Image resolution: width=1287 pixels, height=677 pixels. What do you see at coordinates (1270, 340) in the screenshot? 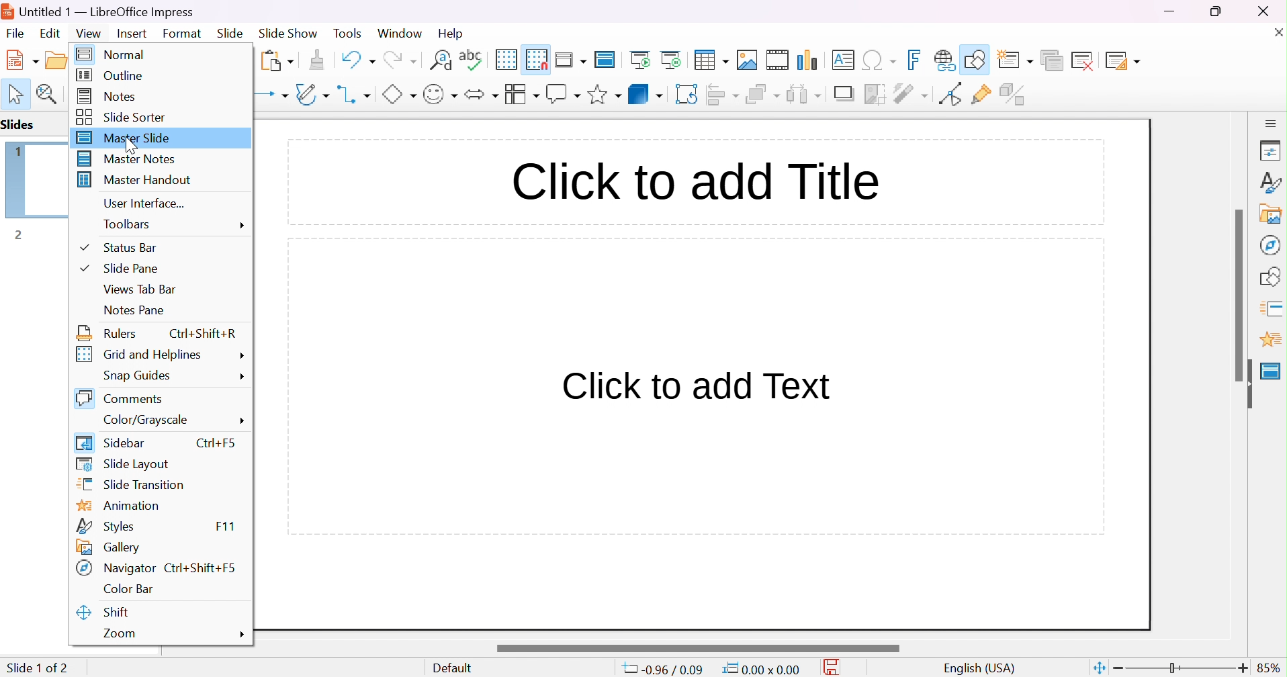
I see `animation` at bounding box center [1270, 340].